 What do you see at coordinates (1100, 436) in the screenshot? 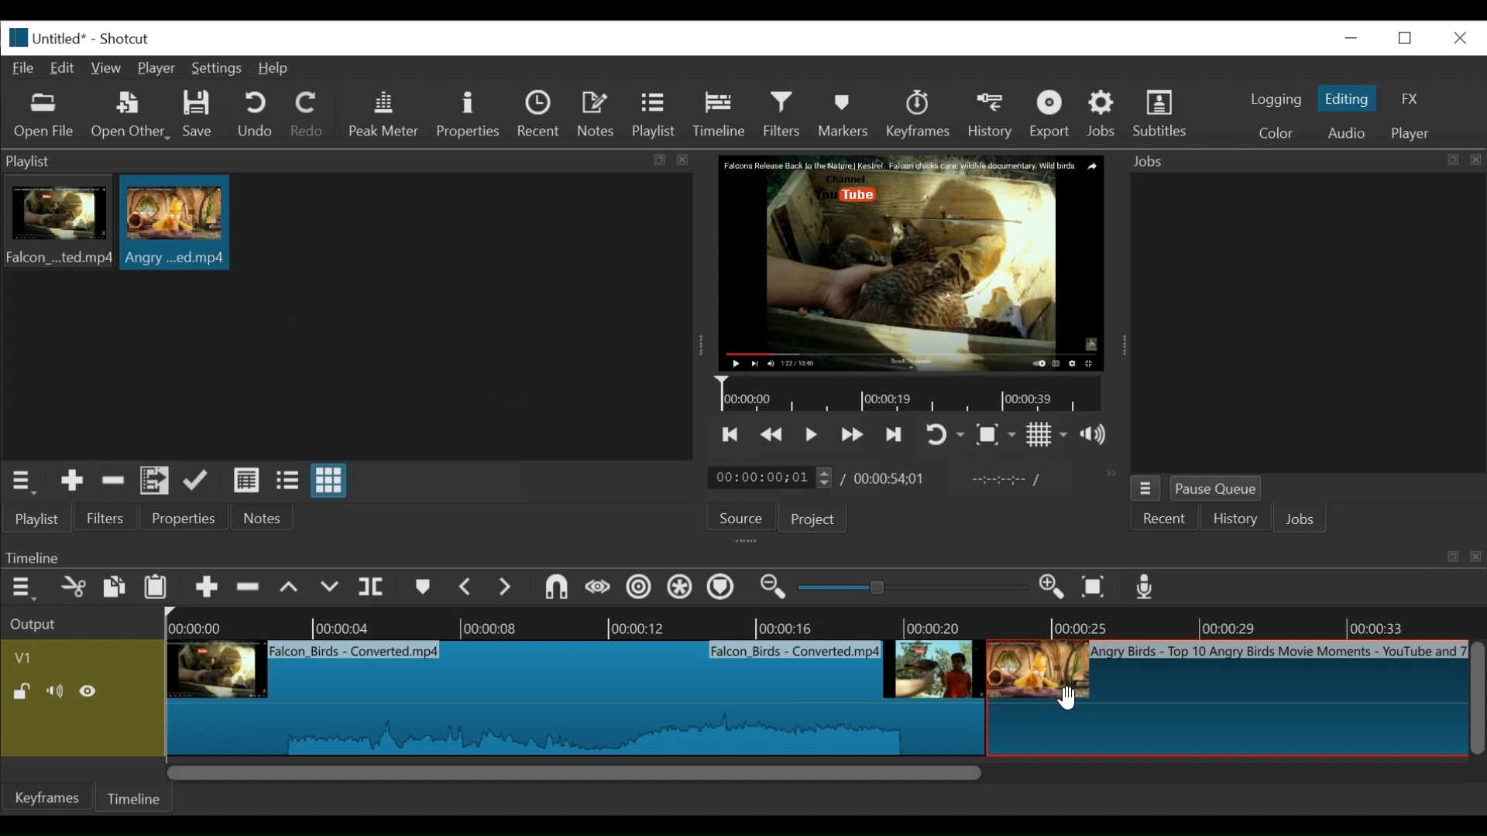
I see `show volume control` at bounding box center [1100, 436].